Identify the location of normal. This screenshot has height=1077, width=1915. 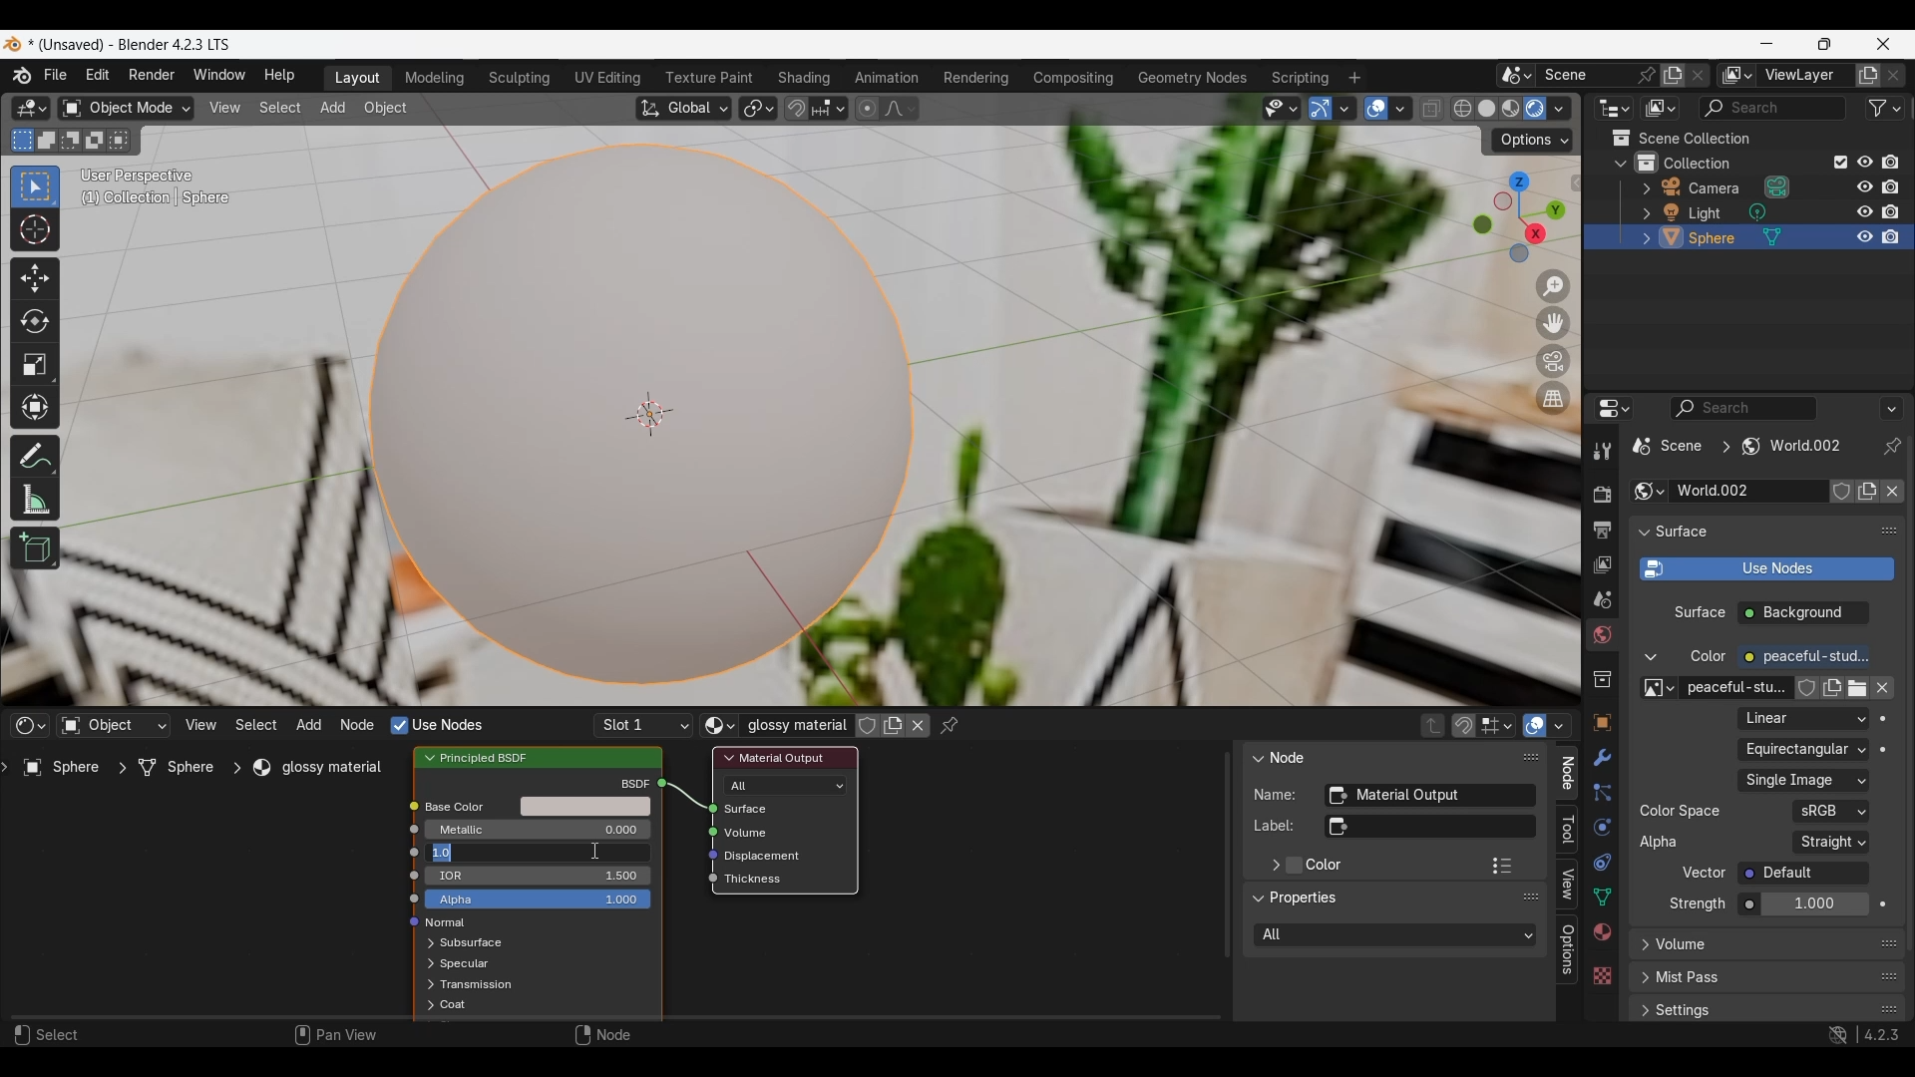
(446, 923).